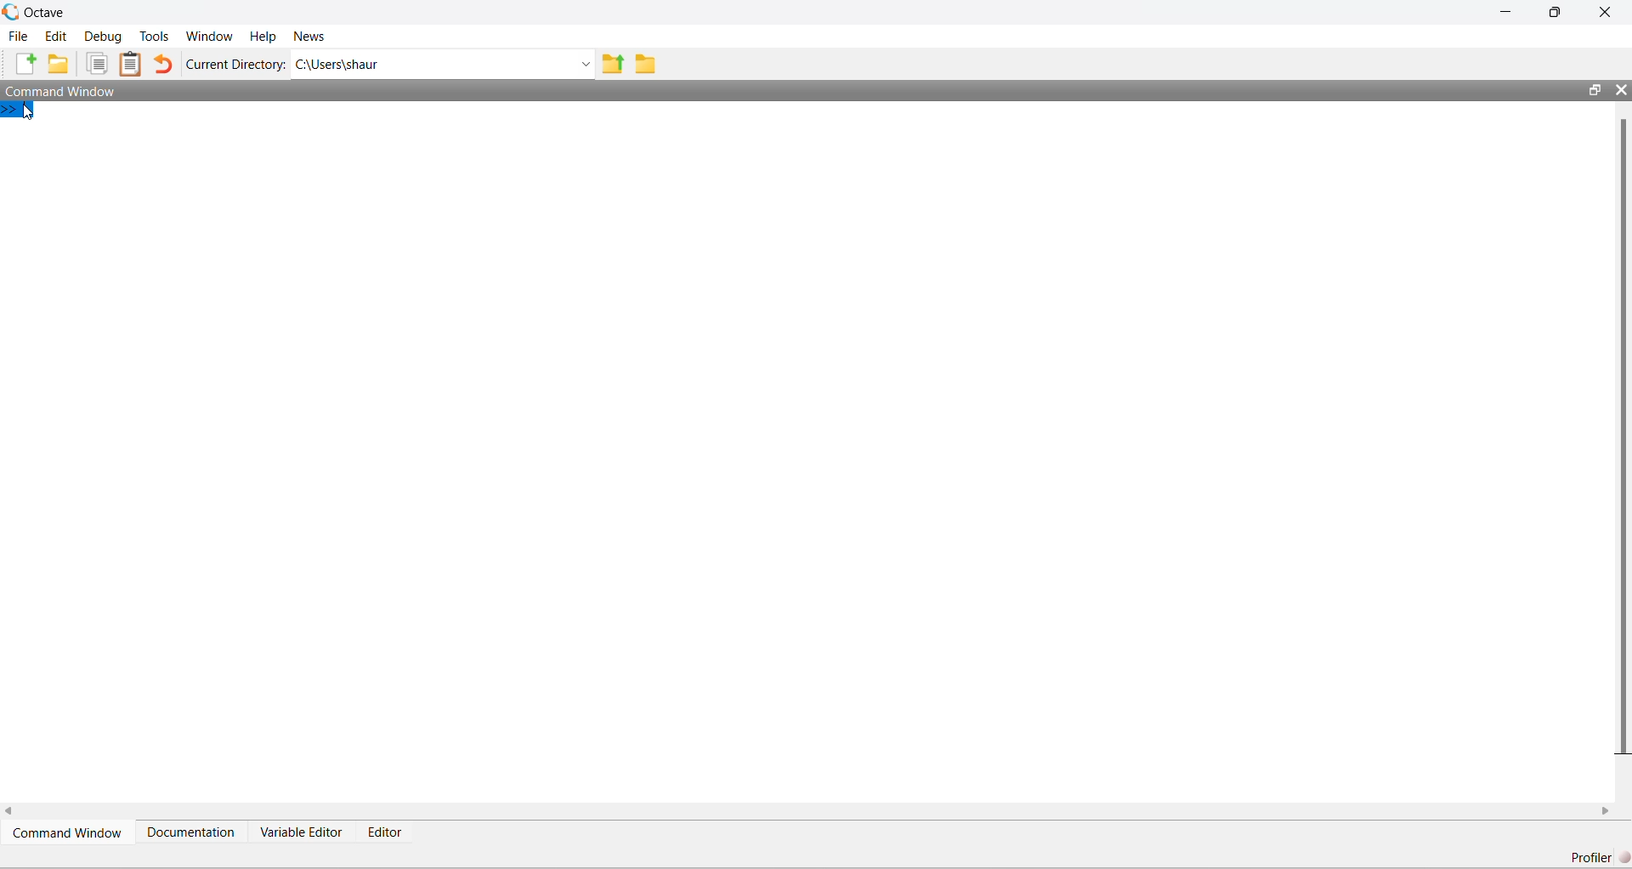 The height and width of the screenshot is (869, 1632). What do you see at coordinates (263, 37) in the screenshot?
I see `Help` at bounding box center [263, 37].